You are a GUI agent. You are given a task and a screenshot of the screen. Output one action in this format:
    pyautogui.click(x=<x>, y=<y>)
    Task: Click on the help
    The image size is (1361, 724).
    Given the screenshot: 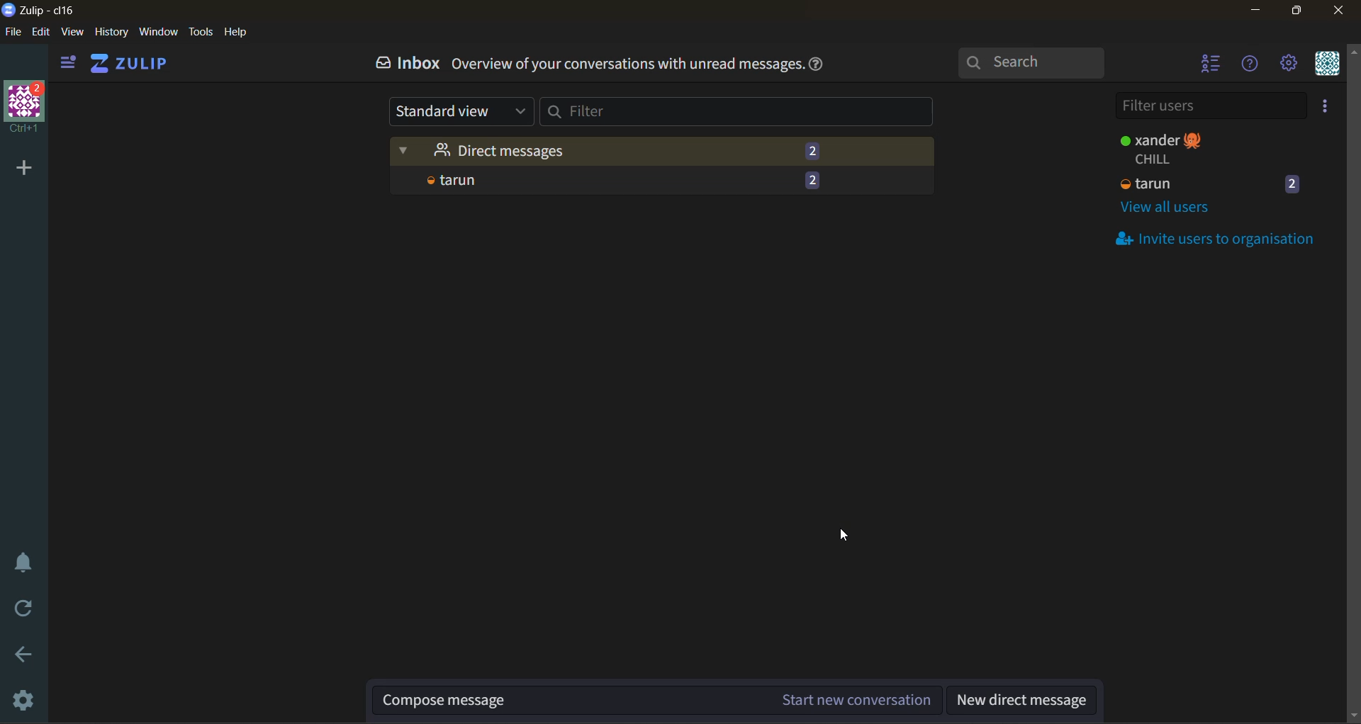 What is the action you would take?
    pyautogui.click(x=237, y=33)
    